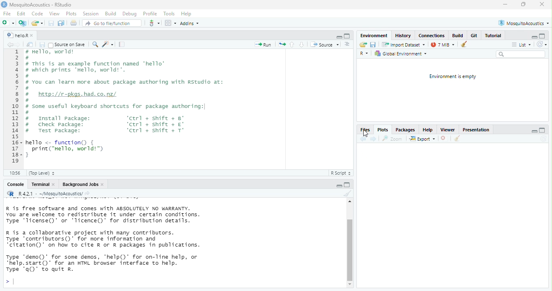 Image resolution: width=552 pixels, height=291 pixels. I want to click on vertical scroll bar, so click(349, 247).